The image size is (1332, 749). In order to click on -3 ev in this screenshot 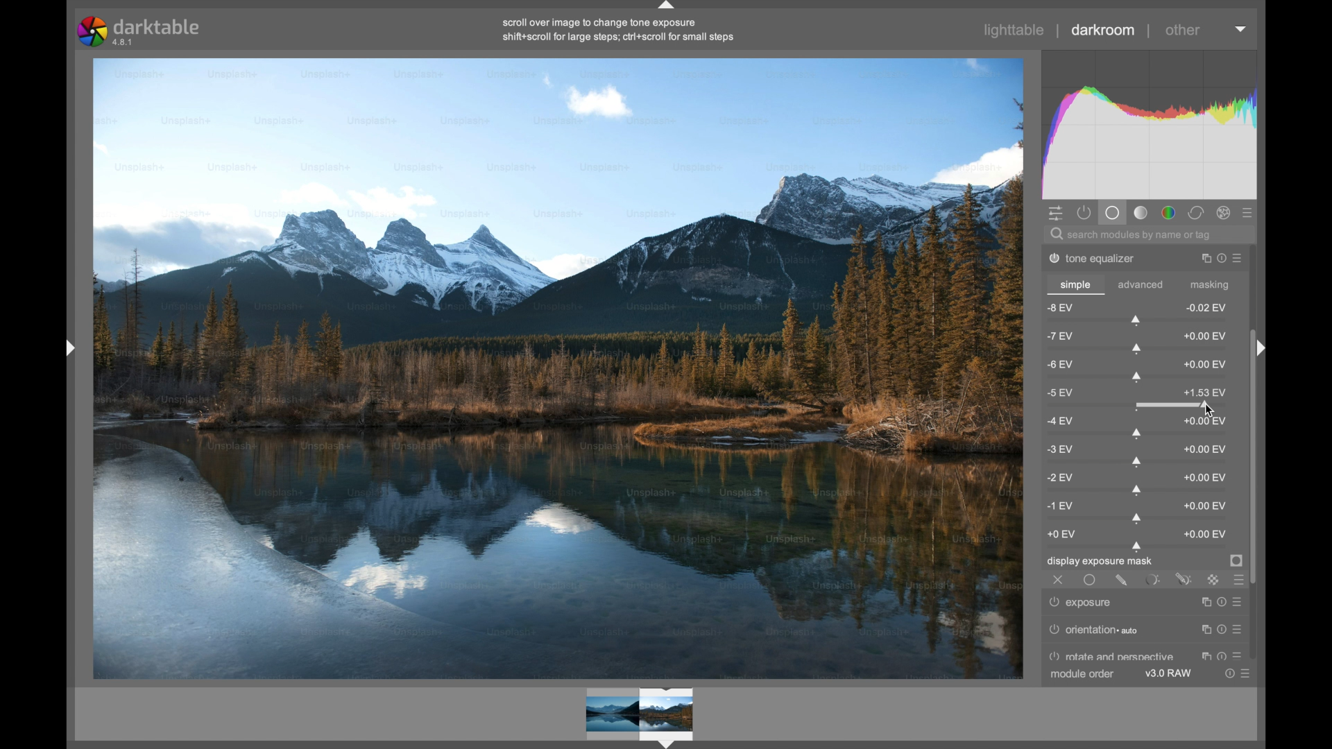, I will do `click(1059, 449)`.